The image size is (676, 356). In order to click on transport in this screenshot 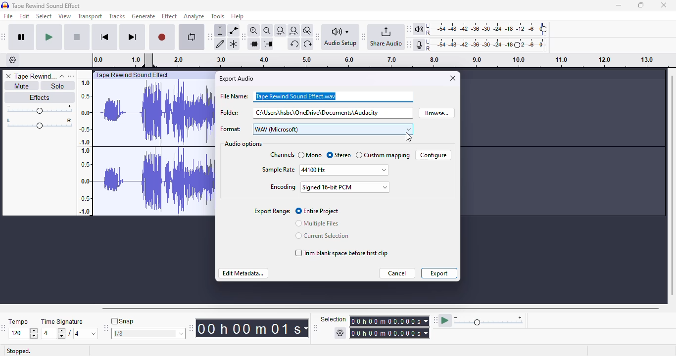, I will do `click(91, 16)`.